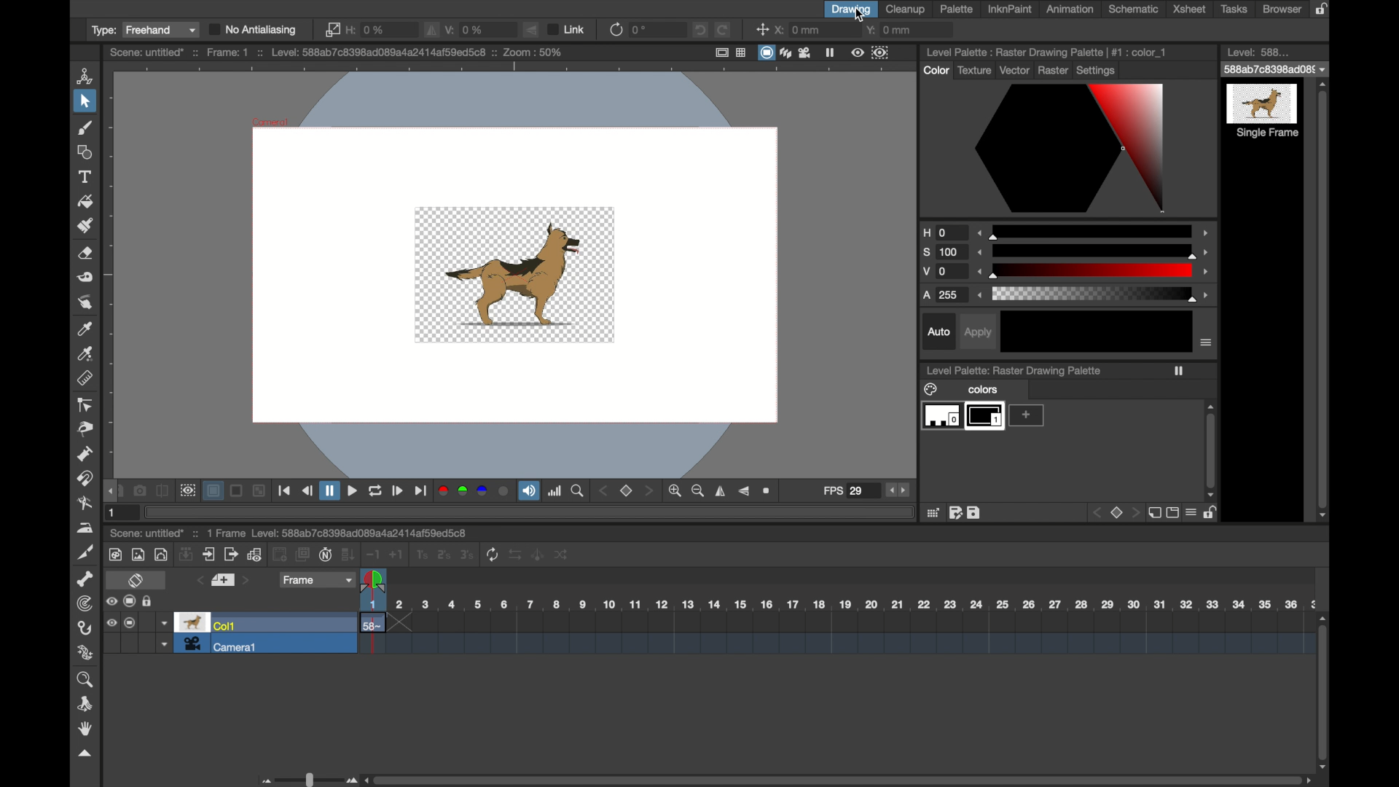  I want to click on drag handle, so click(85, 753).